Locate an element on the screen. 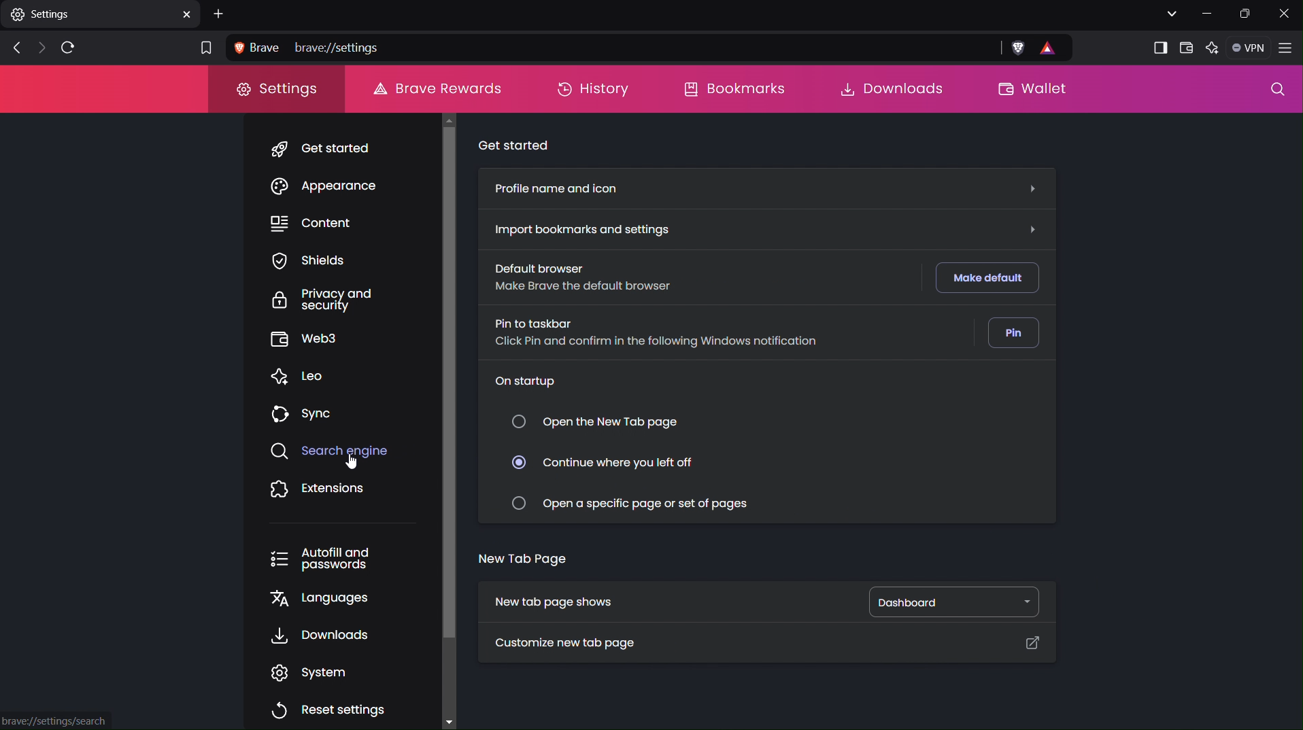 This screenshot has height=730, width=1303. Web3 is located at coordinates (306, 338).